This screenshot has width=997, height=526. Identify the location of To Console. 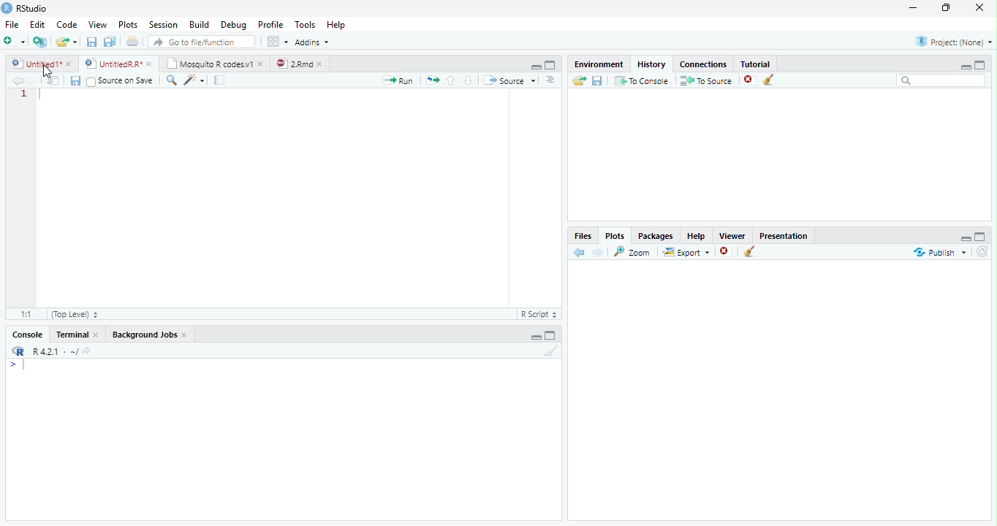
(641, 80).